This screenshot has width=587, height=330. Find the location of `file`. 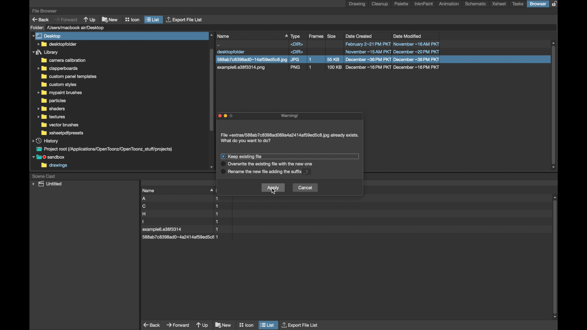

file is located at coordinates (329, 60).